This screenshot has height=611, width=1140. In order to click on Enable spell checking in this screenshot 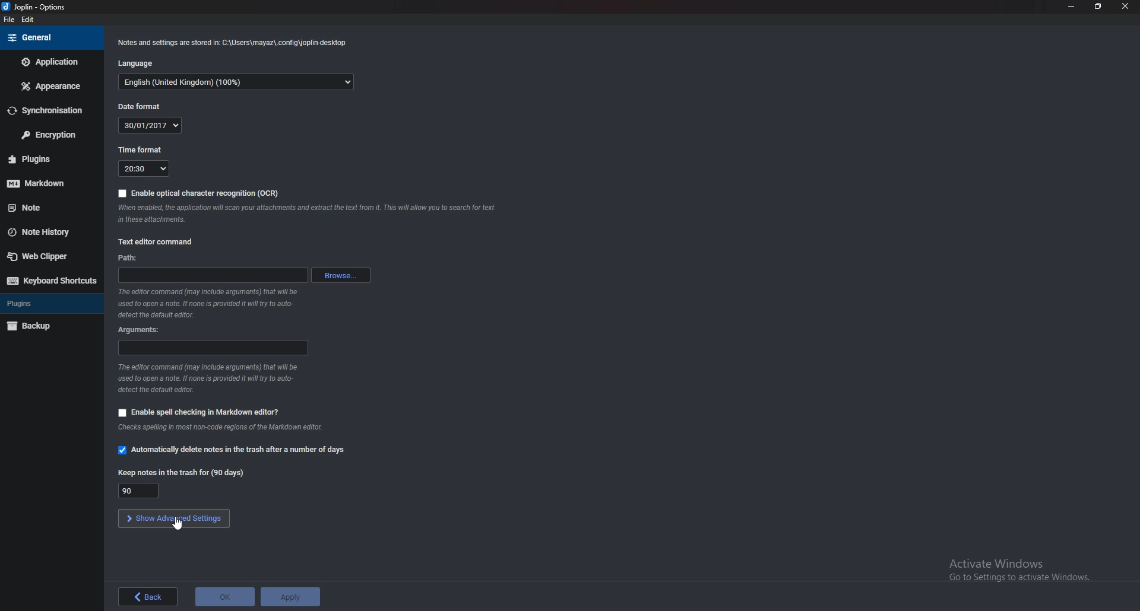, I will do `click(200, 412)`.